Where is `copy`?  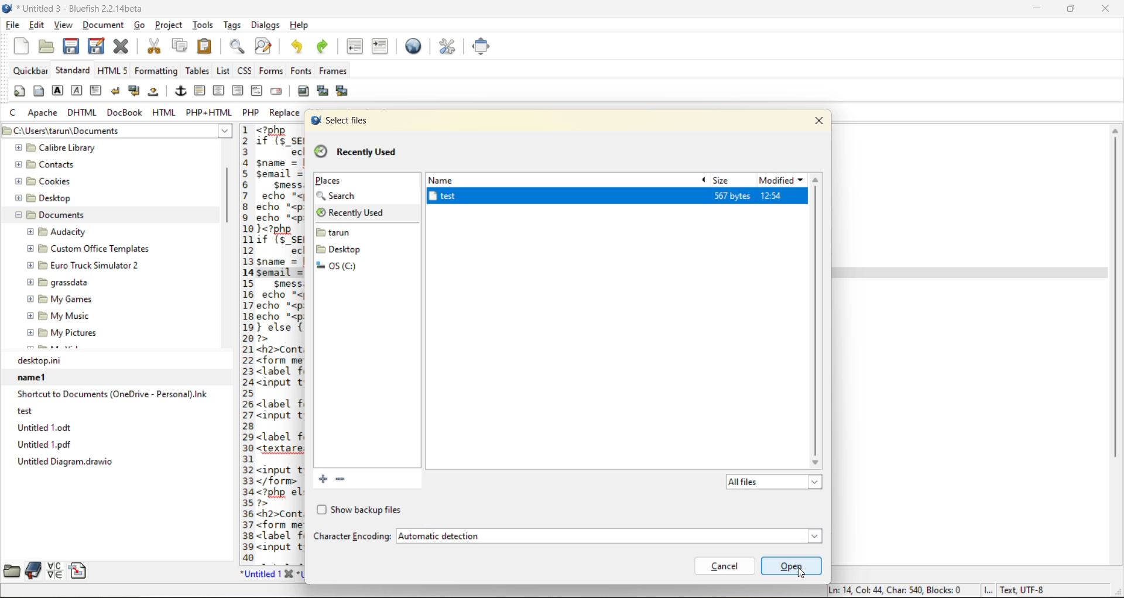 copy is located at coordinates (179, 46).